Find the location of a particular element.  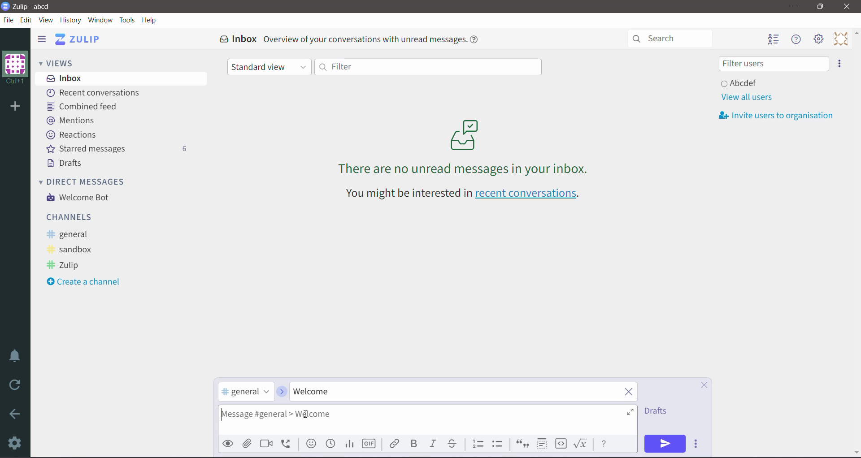

Drafts is located at coordinates (66, 163).